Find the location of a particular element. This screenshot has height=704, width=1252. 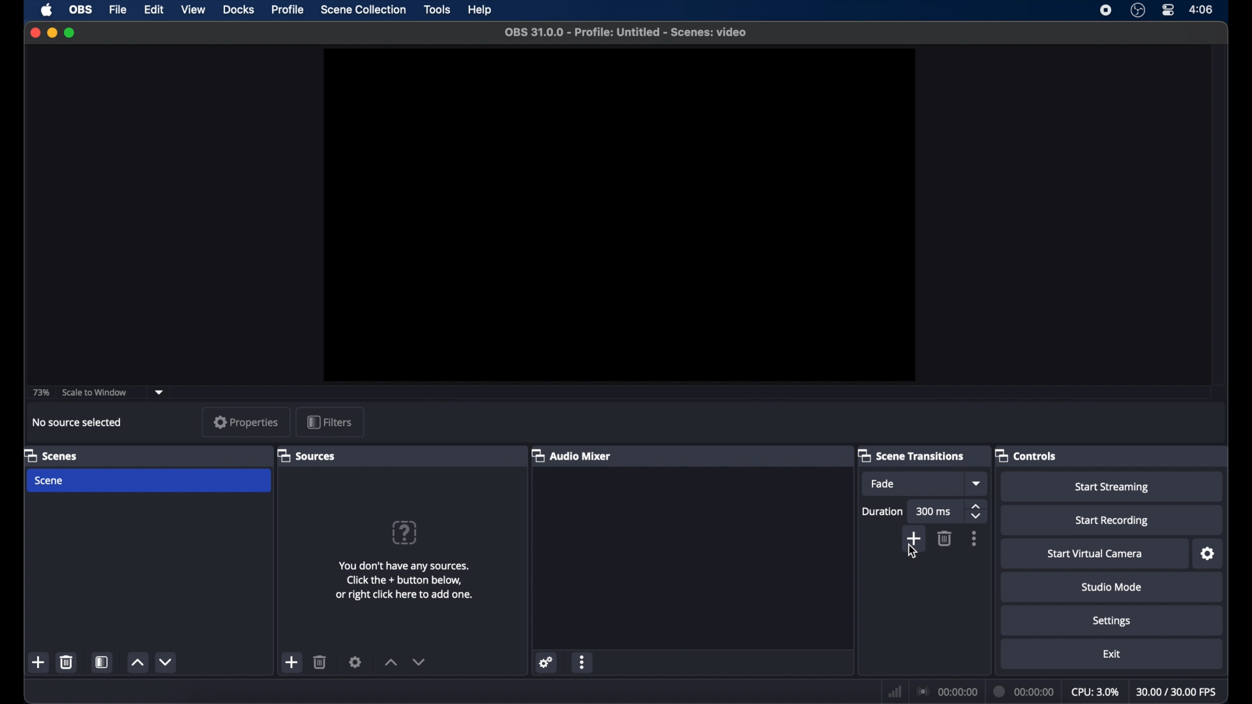

netwrok is located at coordinates (893, 690).